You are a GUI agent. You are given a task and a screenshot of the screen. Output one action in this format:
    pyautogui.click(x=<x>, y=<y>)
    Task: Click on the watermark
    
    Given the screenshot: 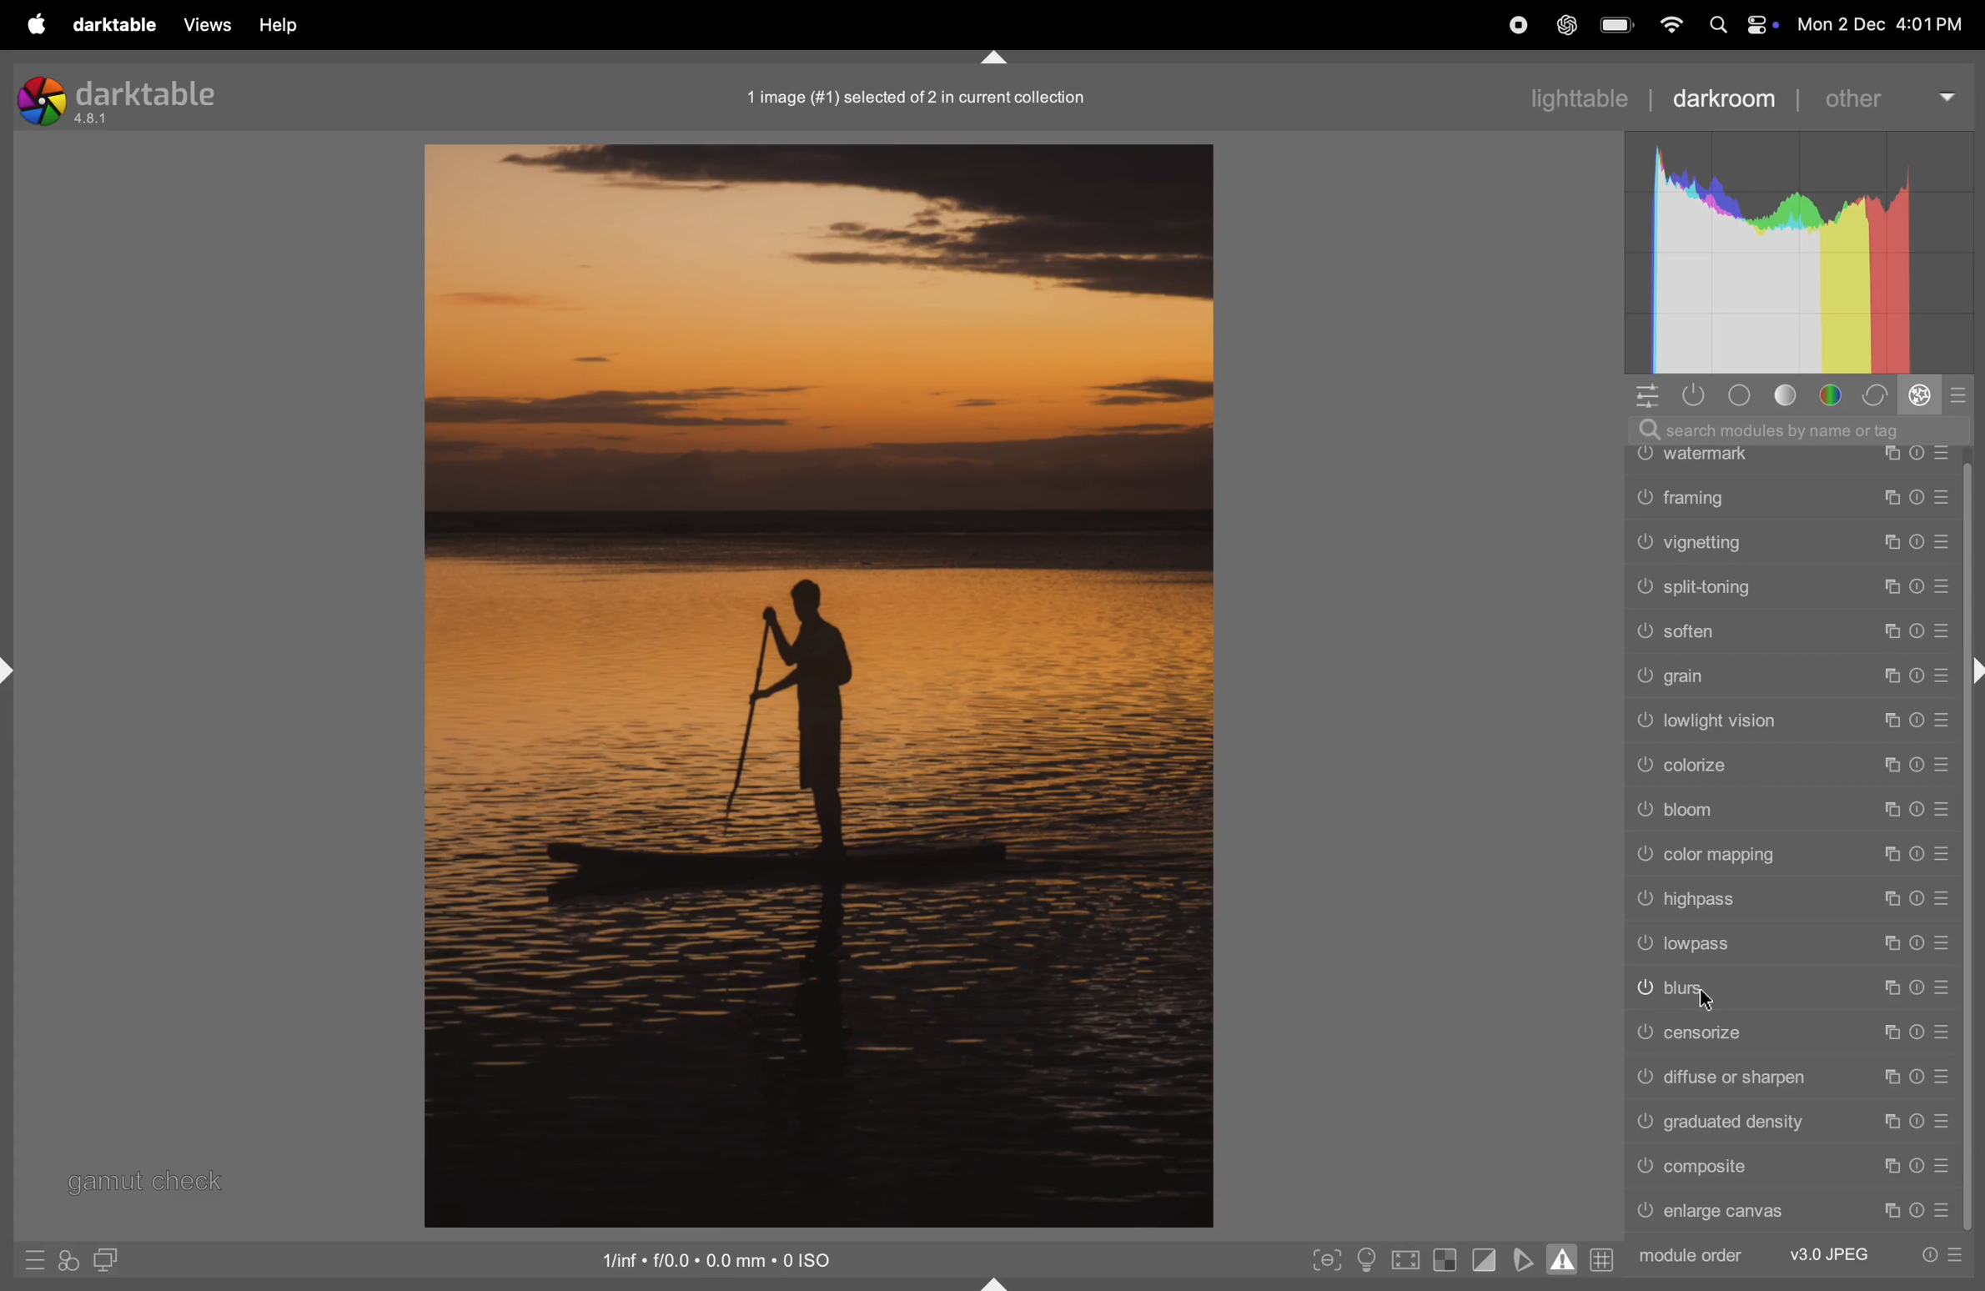 What is the action you would take?
    pyautogui.click(x=1806, y=455)
    